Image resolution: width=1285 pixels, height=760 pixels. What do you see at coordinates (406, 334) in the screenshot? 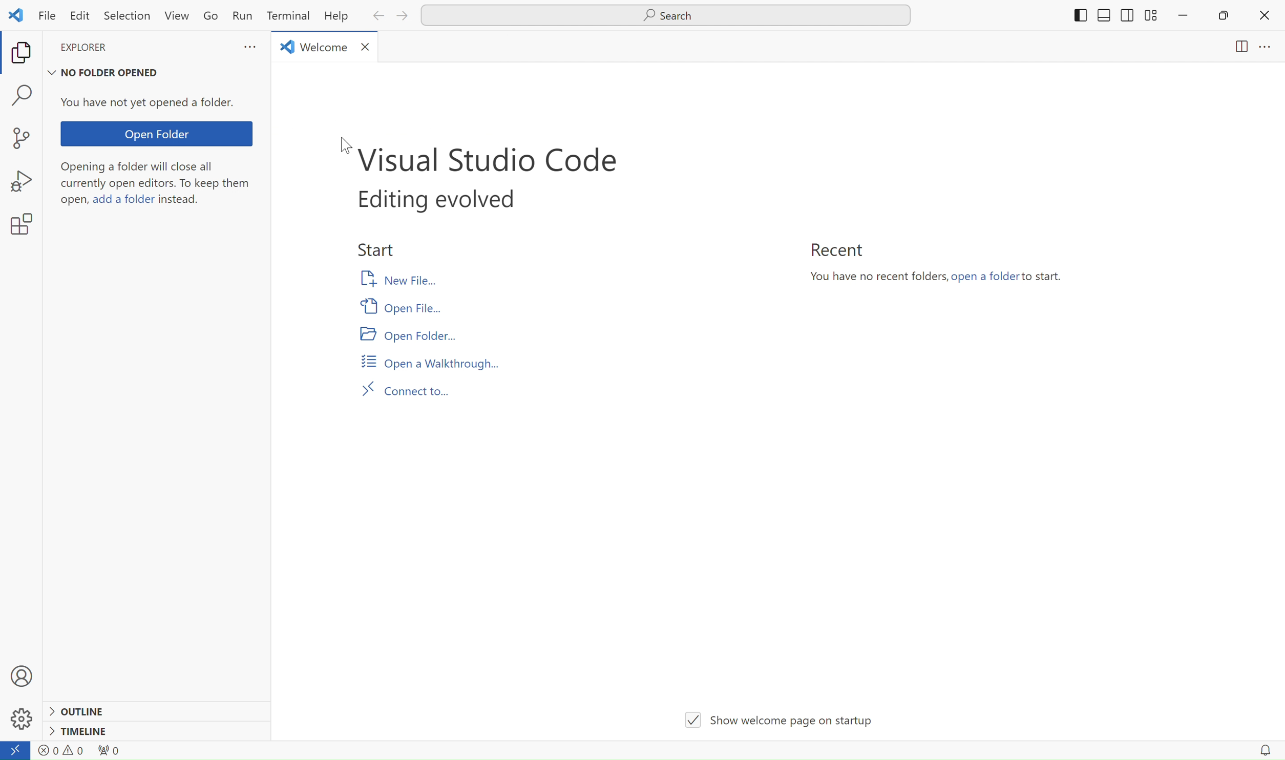
I see `Open folder` at bounding box center [406, 334].